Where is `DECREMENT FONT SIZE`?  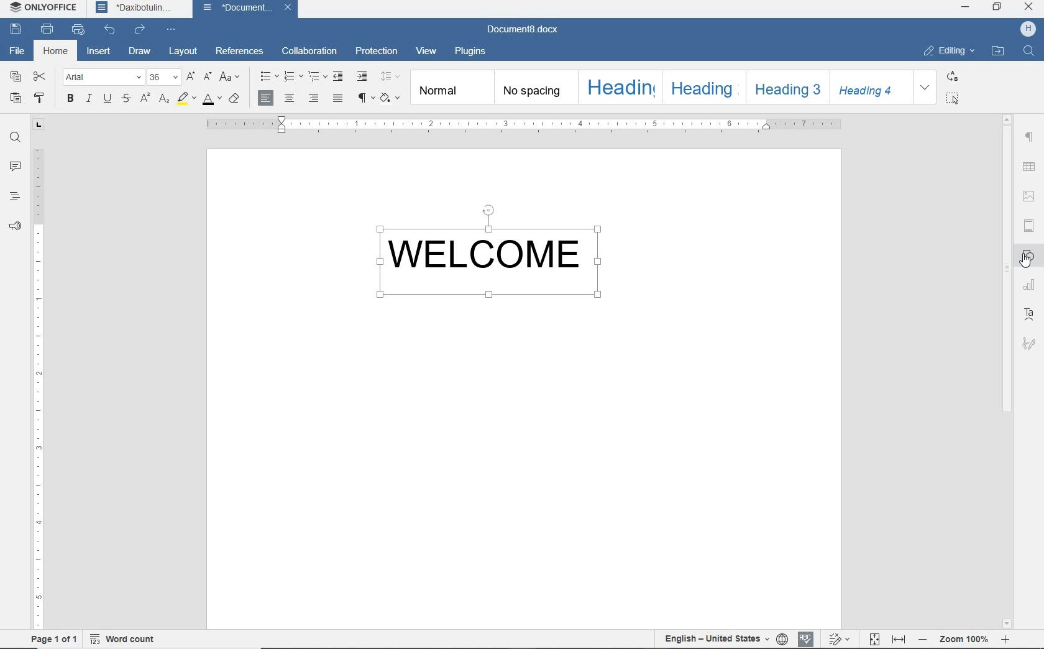 DECREMENT FONT SIZE is located at coordinates (208, 77).